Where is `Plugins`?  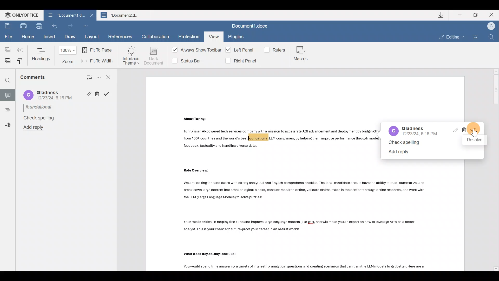
Plugins is located at coordinates (237, 37).